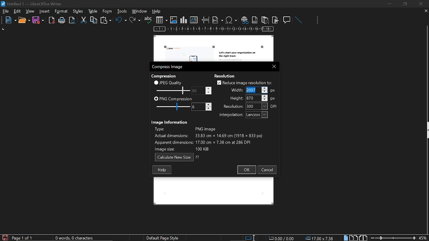  Describe the element at coordinates (77, 11) in the screenshot. I see `format` at that location.